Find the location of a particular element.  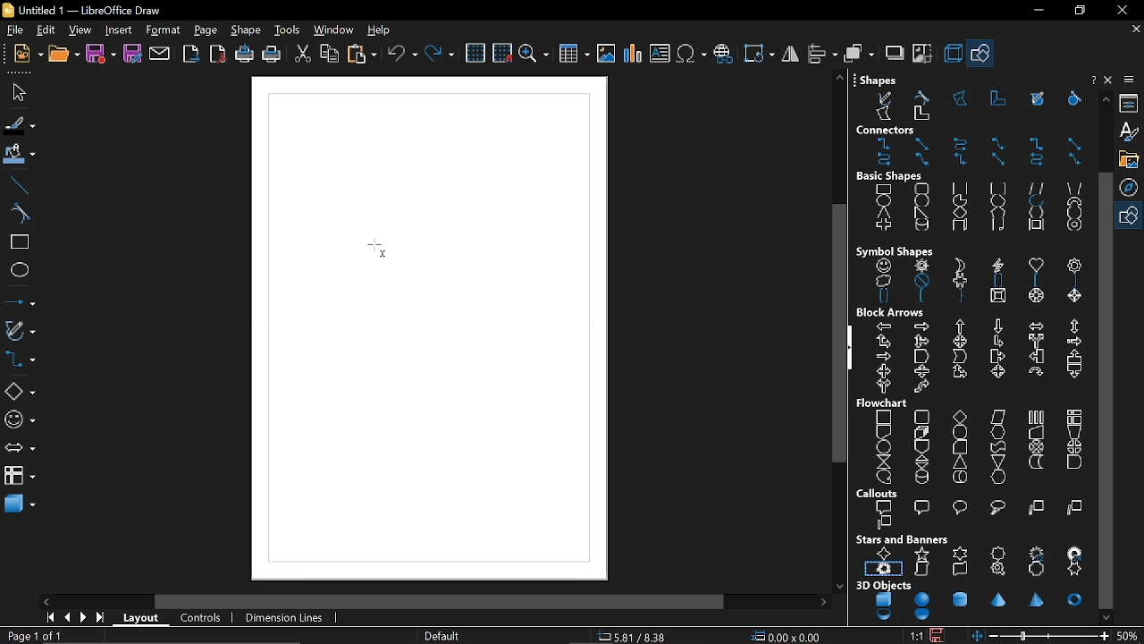

open is located at coordinates (64, 55).